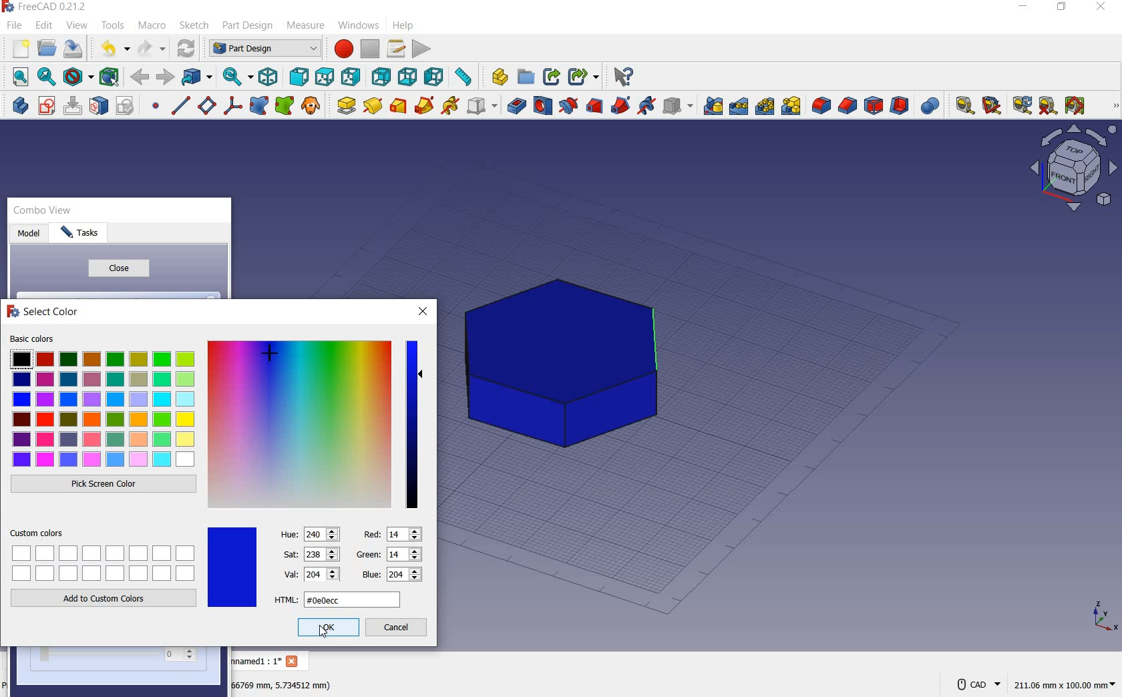  Describe the element at coordinates (152, 25) in the screenshot. I see `macro` at that location.